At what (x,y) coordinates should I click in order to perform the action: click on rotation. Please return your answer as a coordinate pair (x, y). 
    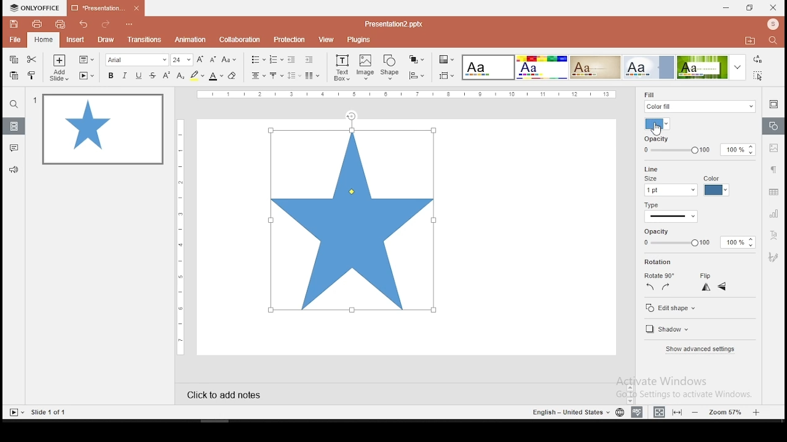
    Looking at the image, I should click on (655, 262).